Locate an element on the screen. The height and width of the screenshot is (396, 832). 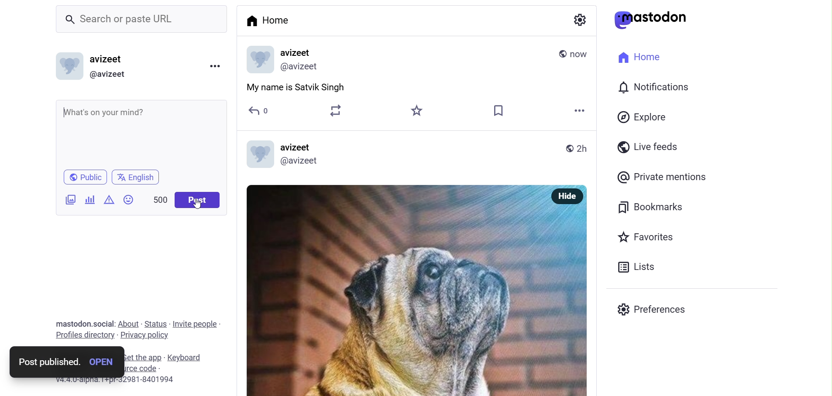
@avizeet is located at coordinates (110, 75).